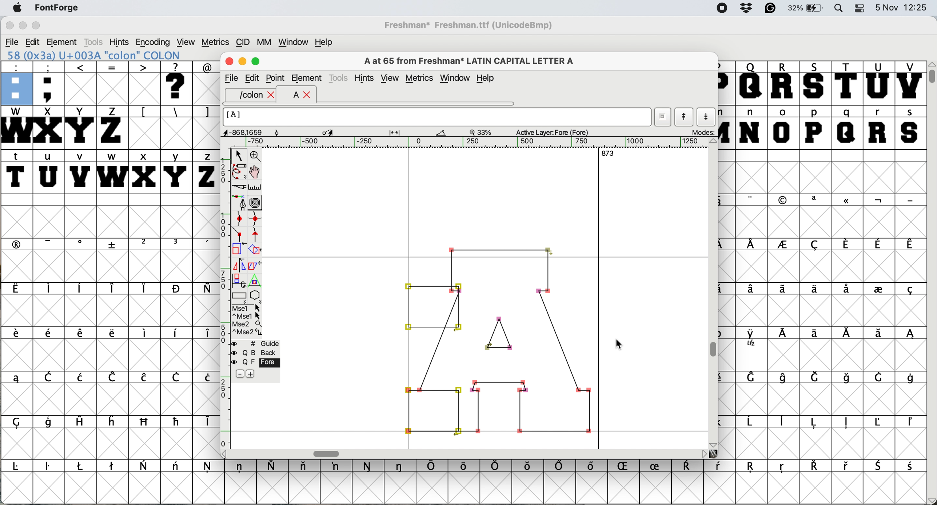 The width and height of the screenshot is (937, 505). What do you see at coordinates (255, 265) in the screenshot?
I see `skew the selection` at bounding box center [255, 265].